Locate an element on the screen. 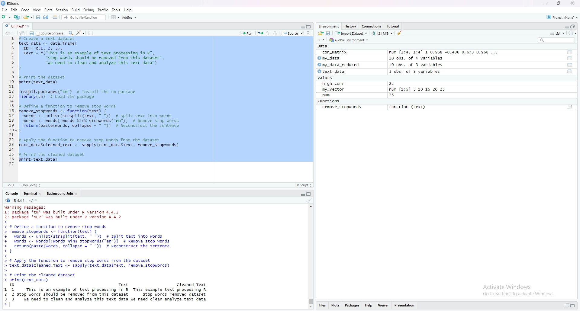 The height and width of the screenshot is (311, 580). show in new window is located at coordinates (23, 33).